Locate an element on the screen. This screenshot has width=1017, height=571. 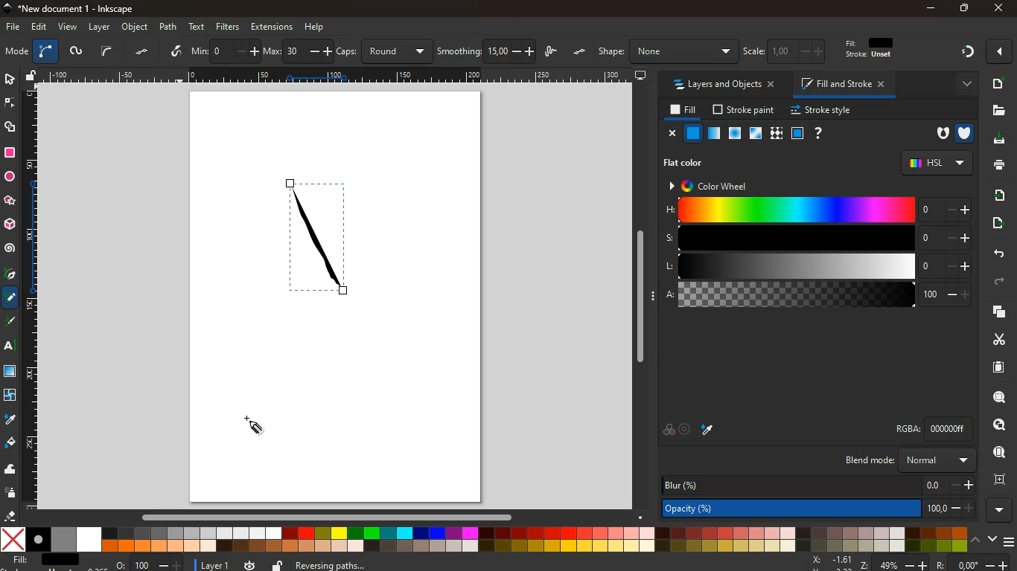
fill and stroke is located at coordinates (845, 83).